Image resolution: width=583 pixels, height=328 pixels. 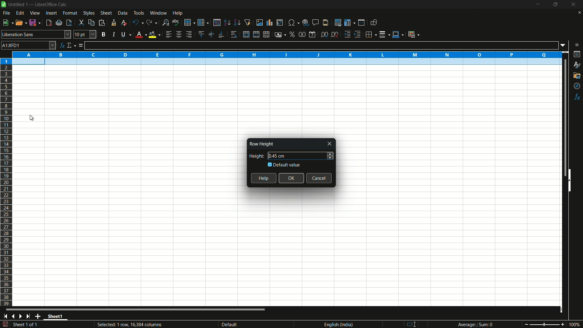 What do you see at coordinates (113, 34) in the screenshot?
I see `italic` at bounding box center [113, 34].